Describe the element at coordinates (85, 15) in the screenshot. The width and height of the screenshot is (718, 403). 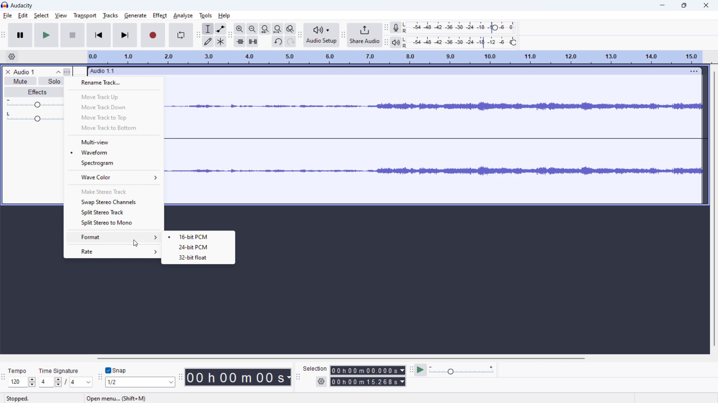
I see `transport` at that location.